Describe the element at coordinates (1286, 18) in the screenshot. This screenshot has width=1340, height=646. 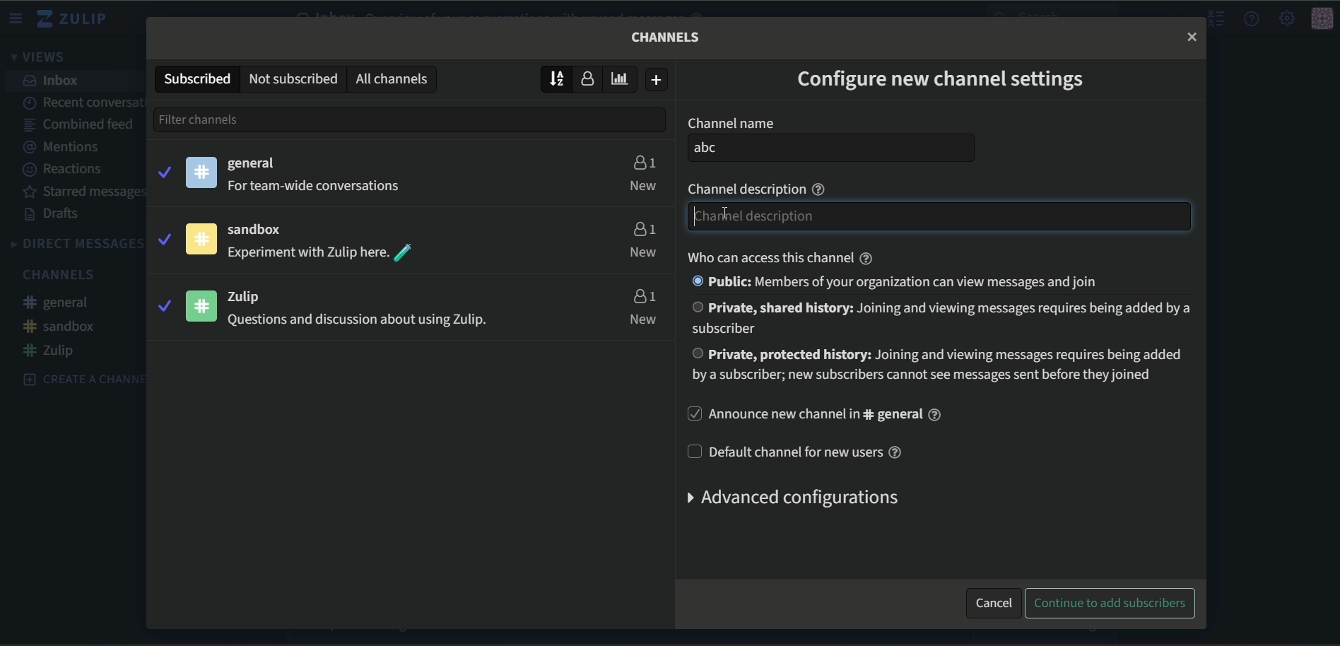
I see `main menu` at that location.